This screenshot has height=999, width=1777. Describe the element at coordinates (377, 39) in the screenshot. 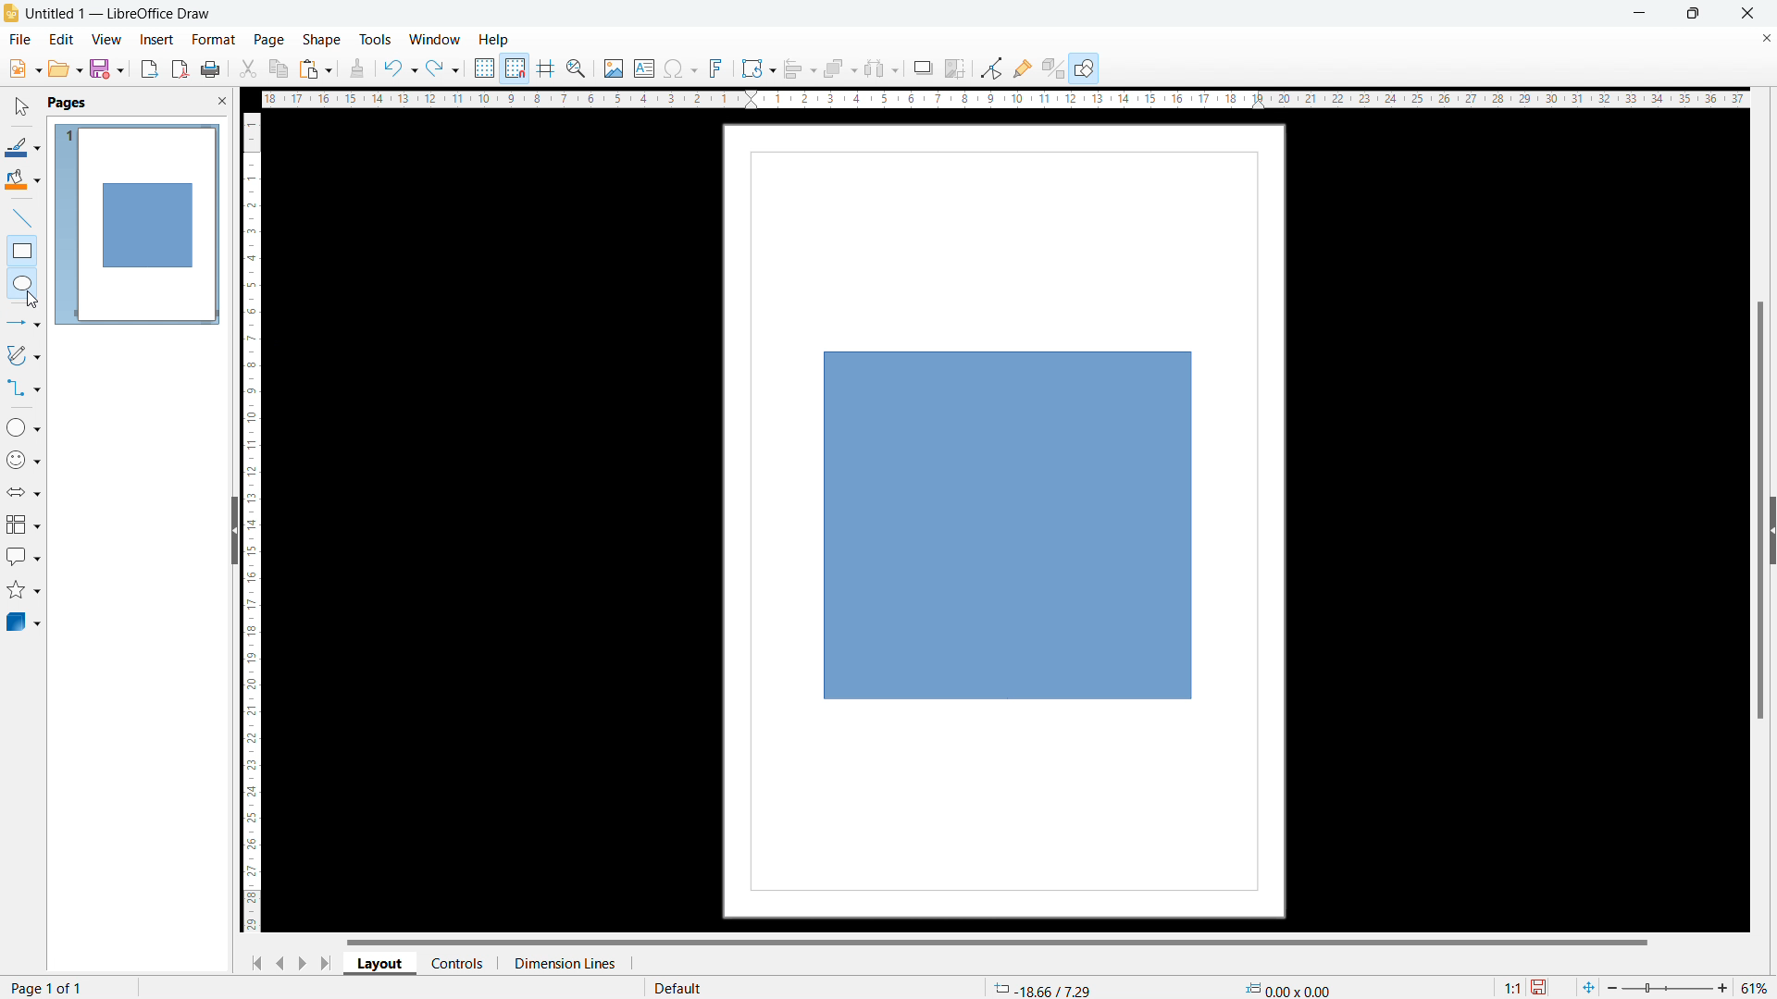

I see `tools` at that location.